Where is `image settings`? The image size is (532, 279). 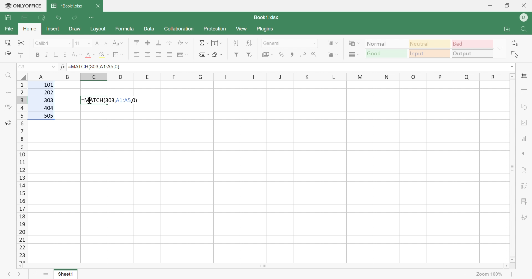 image settings is located at coordinates (525, 122).